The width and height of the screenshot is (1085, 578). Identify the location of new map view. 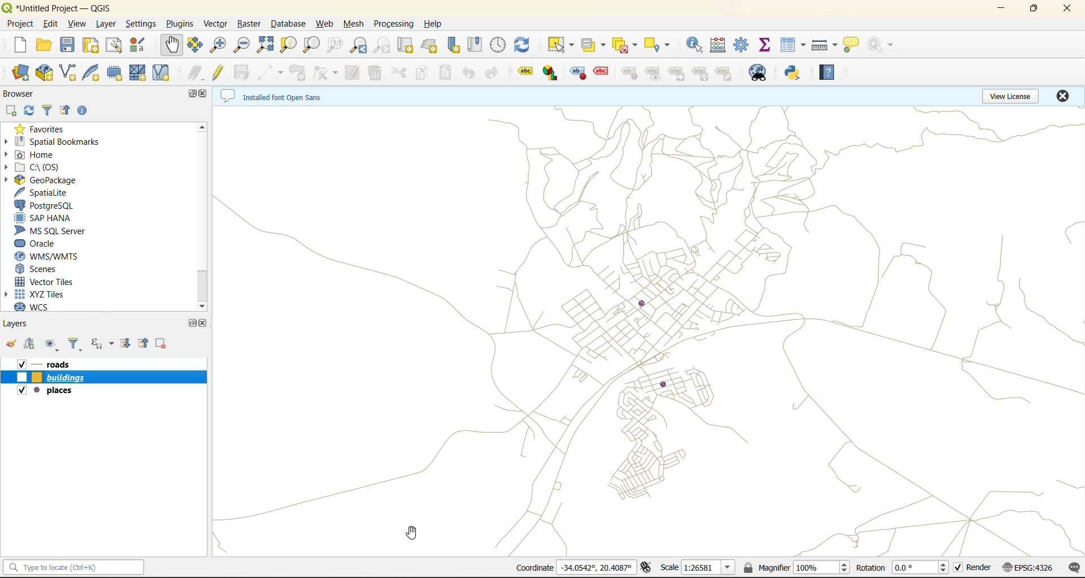
(406, 45).